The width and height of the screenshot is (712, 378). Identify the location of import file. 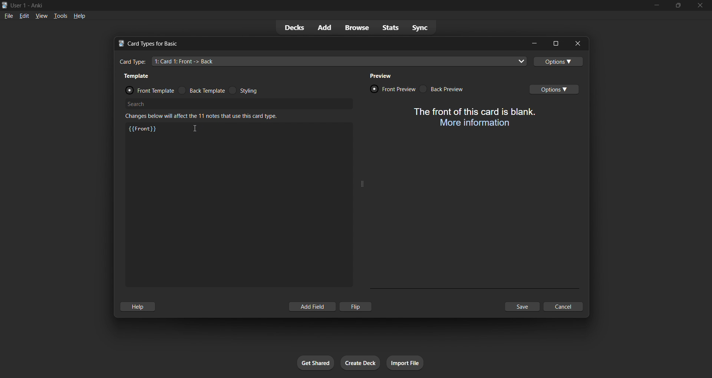
(408, 364).